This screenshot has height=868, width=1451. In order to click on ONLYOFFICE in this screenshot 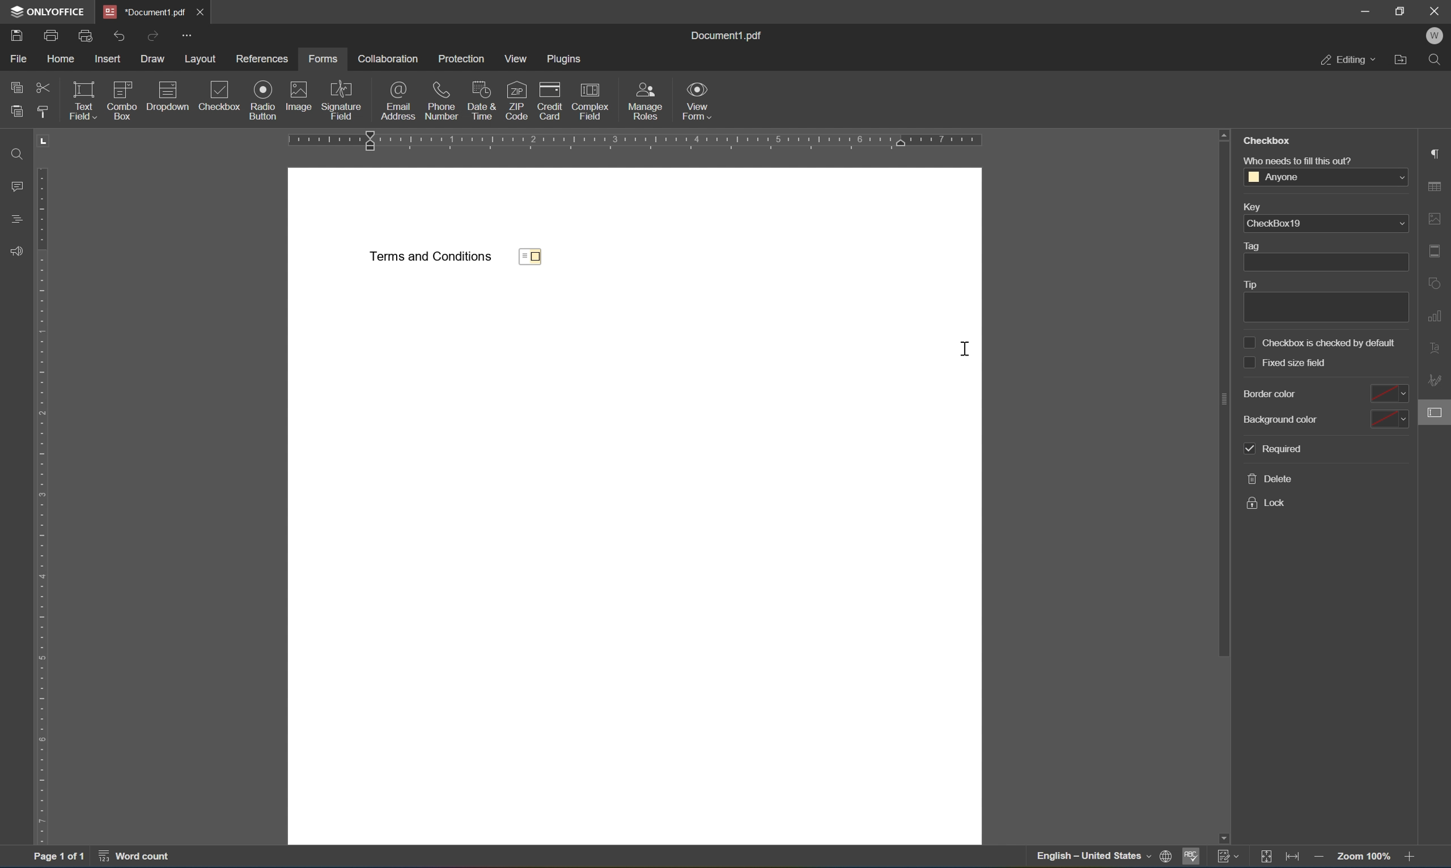, I will do `click(43, 11)`.